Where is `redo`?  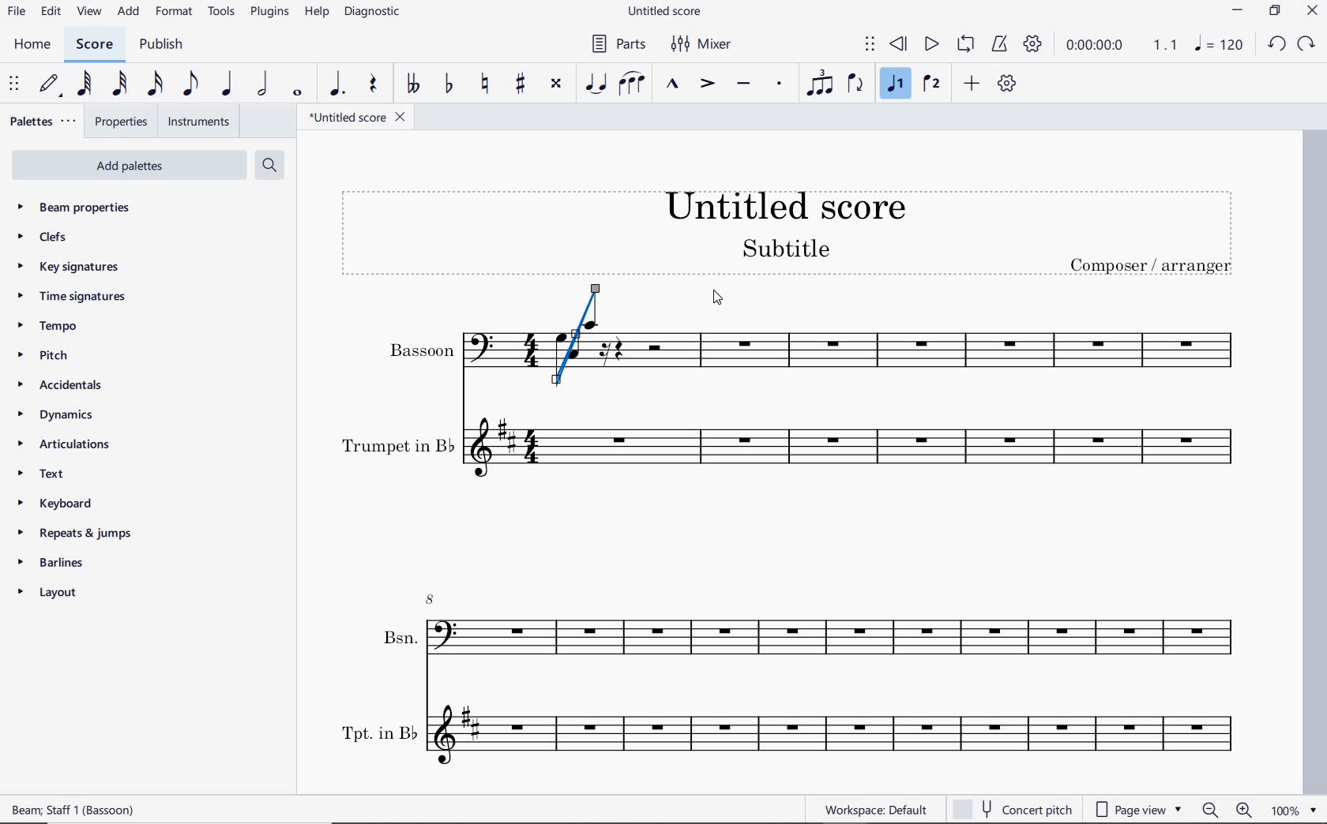
redo is located at coordinates (1306, 45).